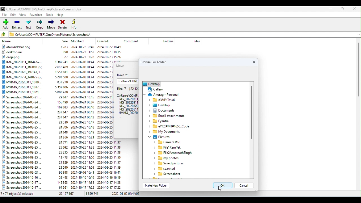 The height and width of the screenshot is (203, 361). What do you see at coordinates (5, 15) in the screenshot?
I see `File` at bounding box center [5, 15].